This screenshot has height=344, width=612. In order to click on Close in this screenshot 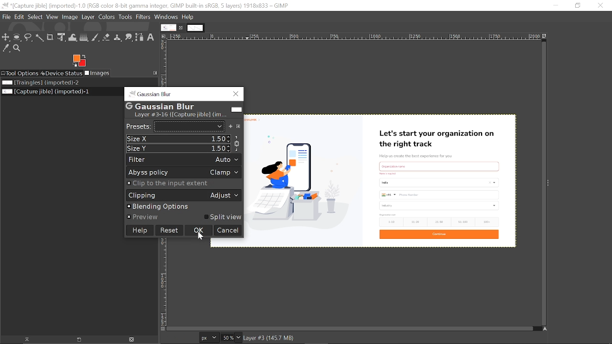, I will do `click(236, 94)`.